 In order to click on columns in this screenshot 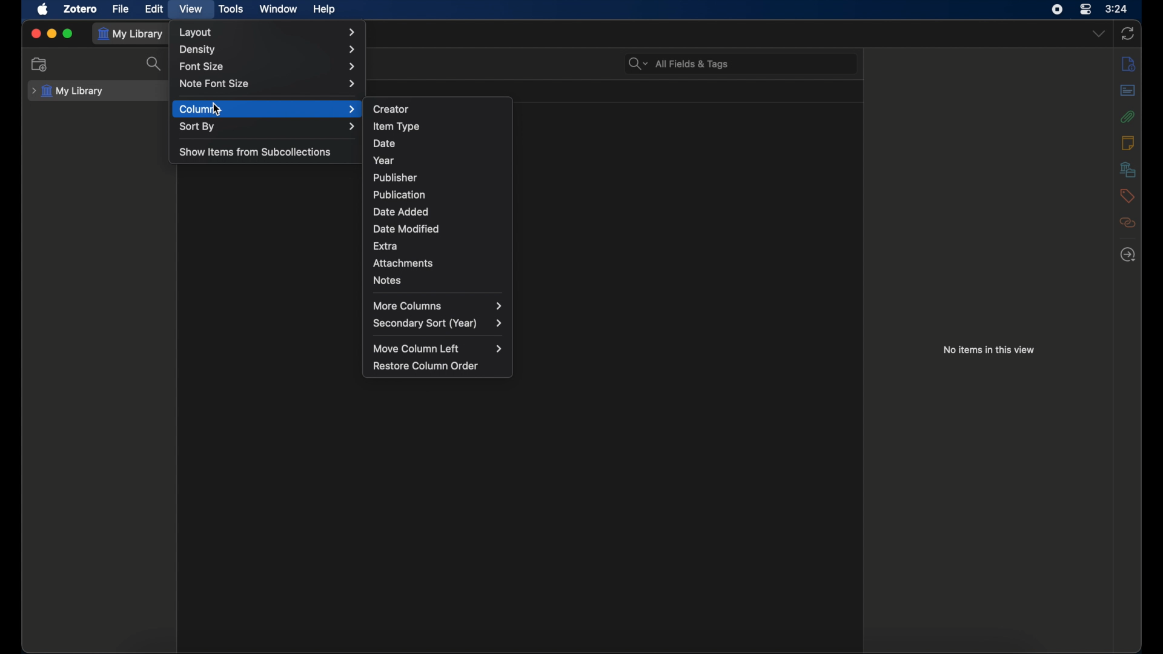, I will do `click(268, 110)`.